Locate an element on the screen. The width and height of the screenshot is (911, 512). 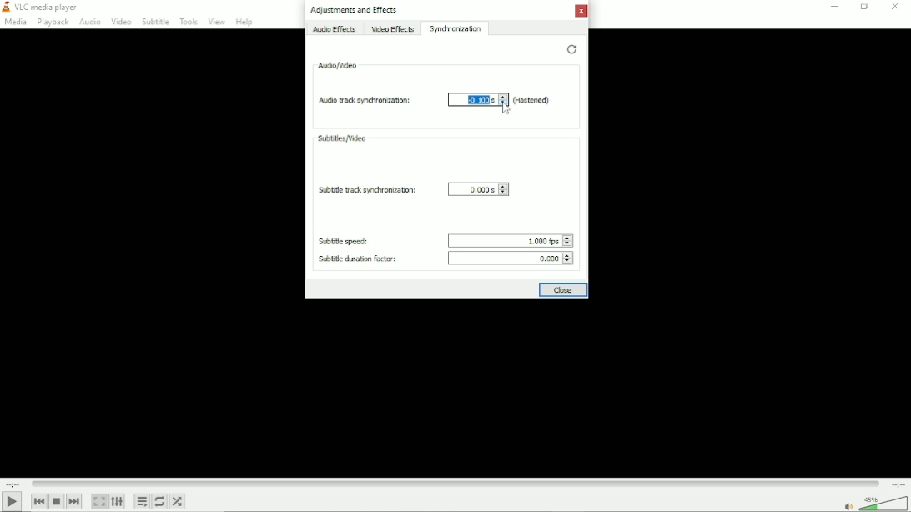
Play duration is located at coordinates (457, 484).